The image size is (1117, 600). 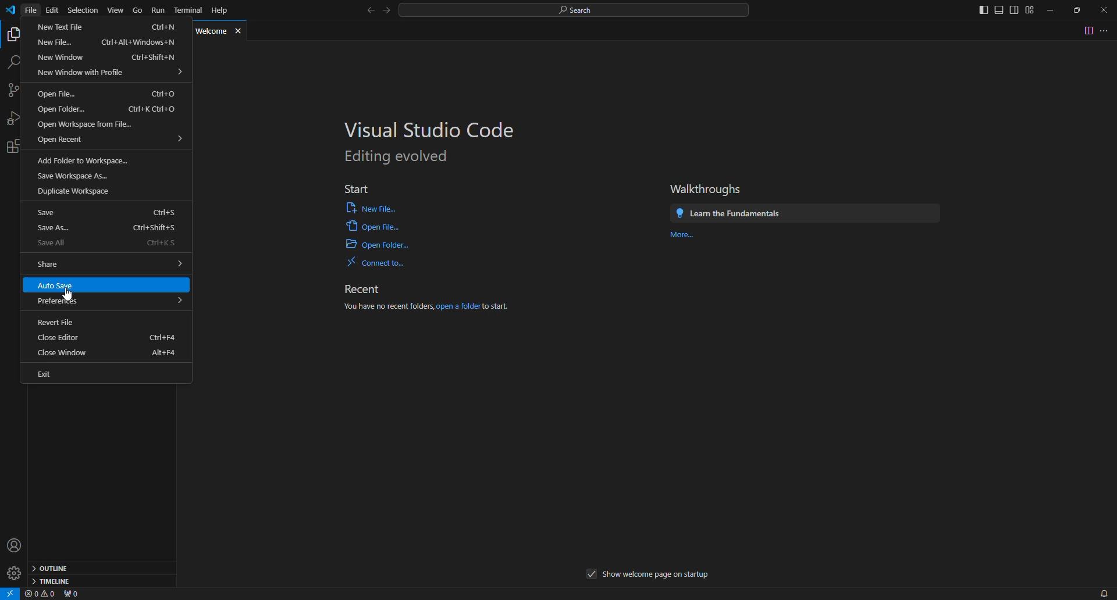 What do you see at coordinates (729, 213) in the screenshot?
I see `learn the fundamentals` at bounding box center [729, 213].